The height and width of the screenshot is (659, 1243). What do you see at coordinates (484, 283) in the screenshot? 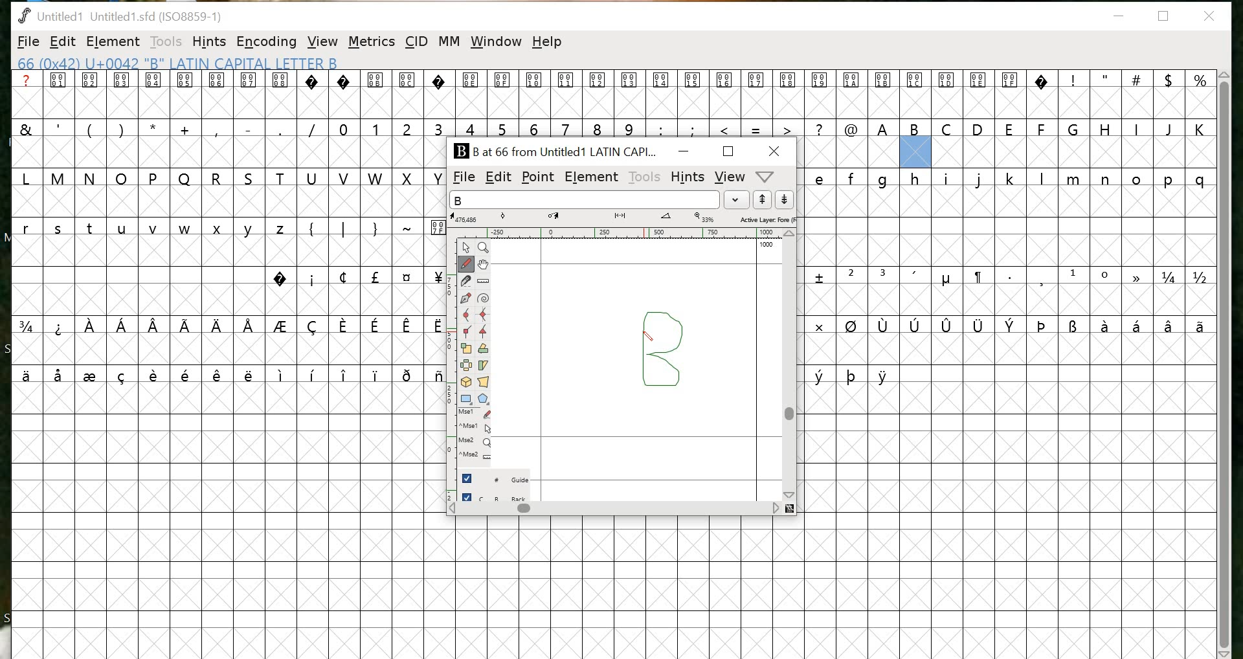
I see `Ruler` at bounding box center [484, 283].